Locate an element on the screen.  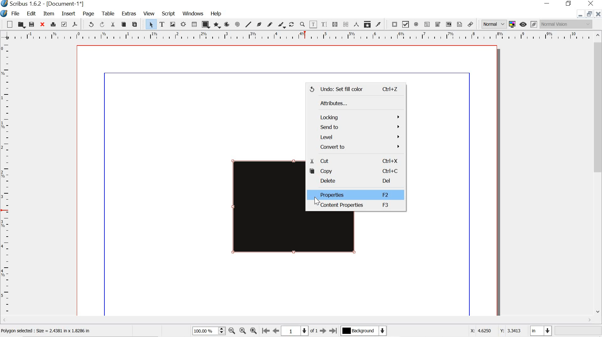
page is located at coordinates (87, 13).